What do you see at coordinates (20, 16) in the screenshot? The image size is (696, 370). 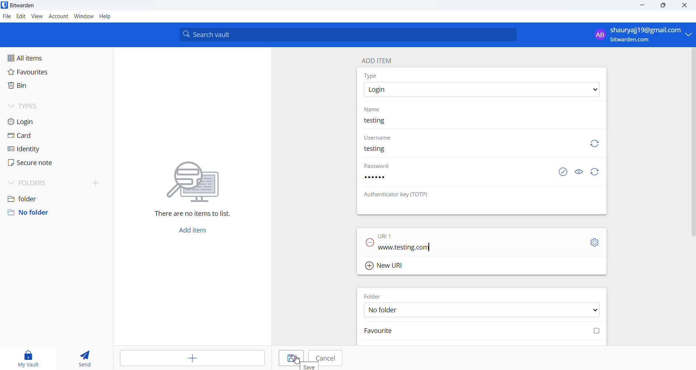 I see `edit` at bounding box center [20, 16].